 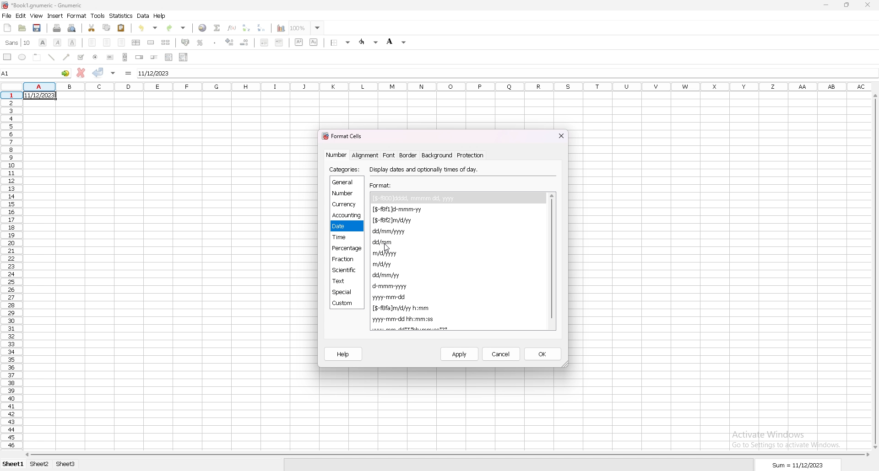 I want to click on dd/mm, so click(x=386, y=243).